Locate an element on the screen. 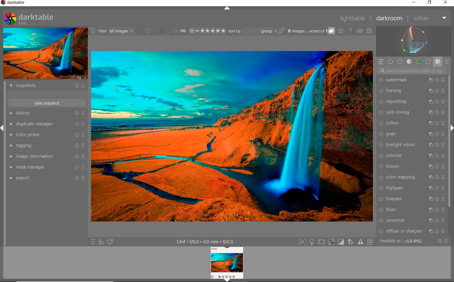 Image resolution: width=454 pixels, height=282 pixels. history is located at coordinates (47, 113).